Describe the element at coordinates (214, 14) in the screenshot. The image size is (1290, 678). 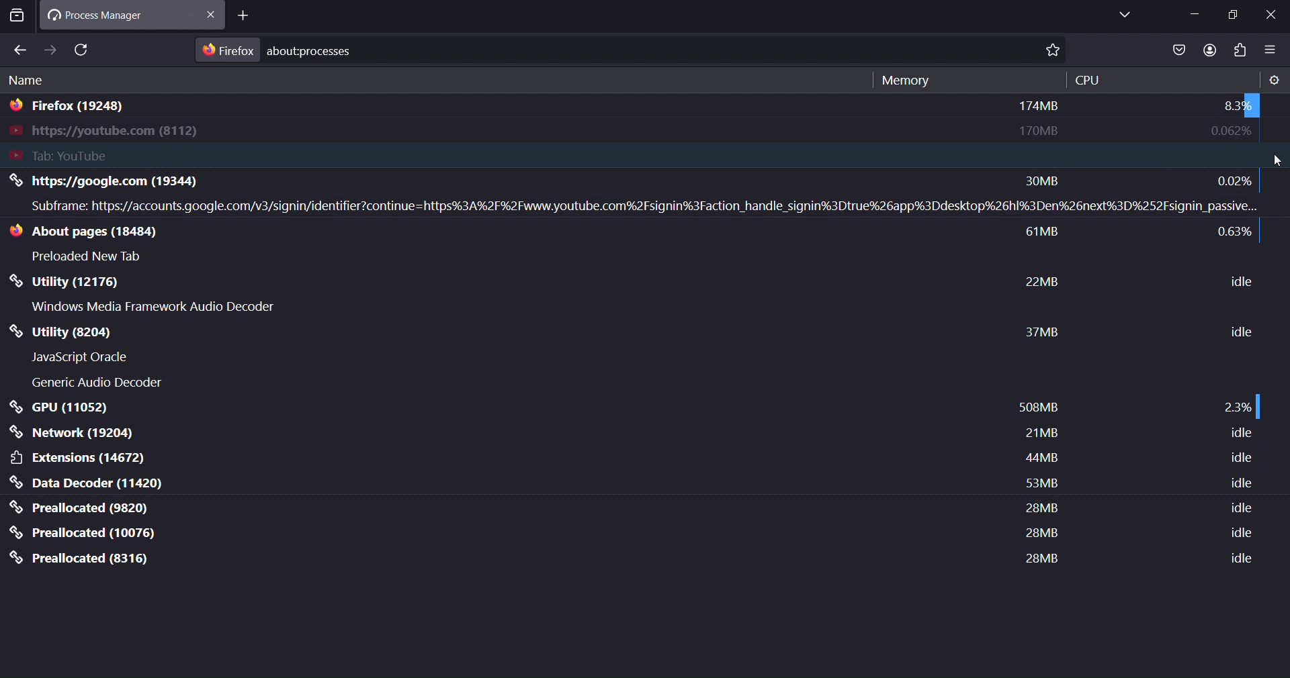
I see `close page` at that location.